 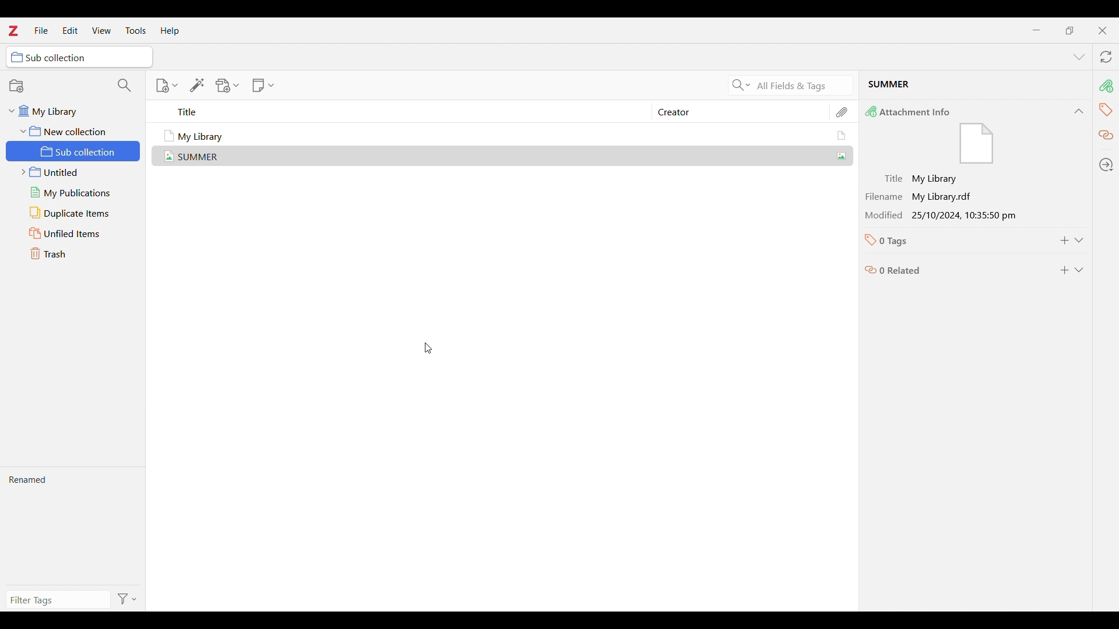 I want to click on Edit menu, so click(x=70, y=30).